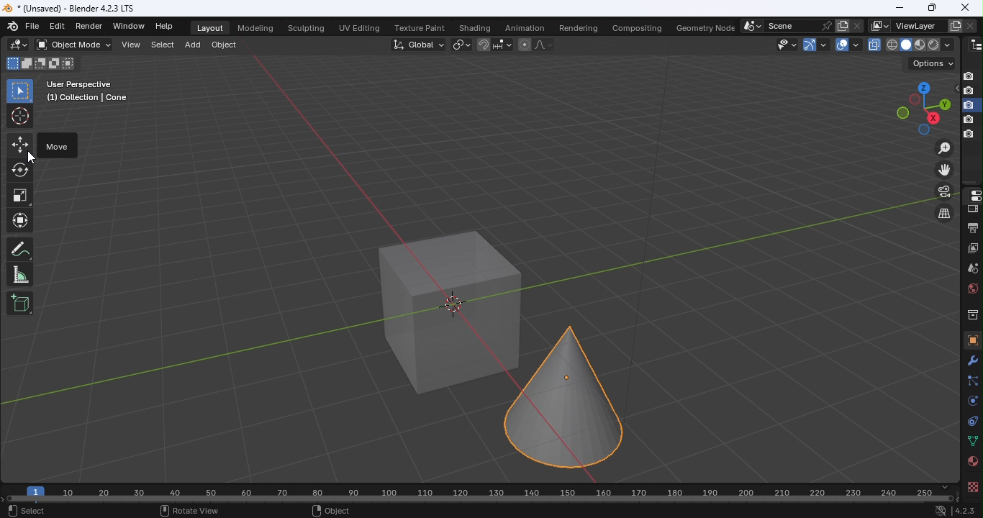 This screenshot has height=518, width=983. I want to click on Roatate, so click(20, 168).